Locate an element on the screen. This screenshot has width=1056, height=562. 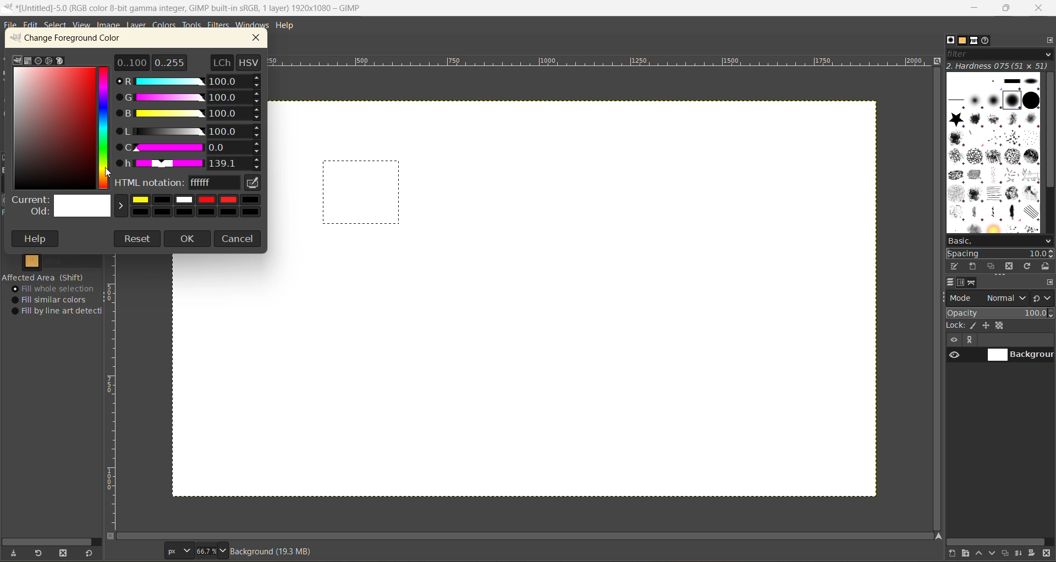
HSV is located at coordinates (250, 62).